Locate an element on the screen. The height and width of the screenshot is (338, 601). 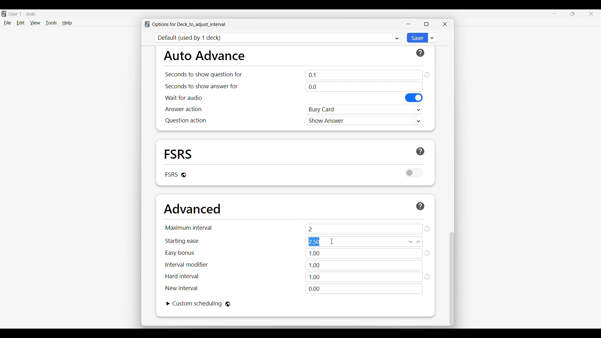
Indicates starting ease is located at coordinates (182, 241).